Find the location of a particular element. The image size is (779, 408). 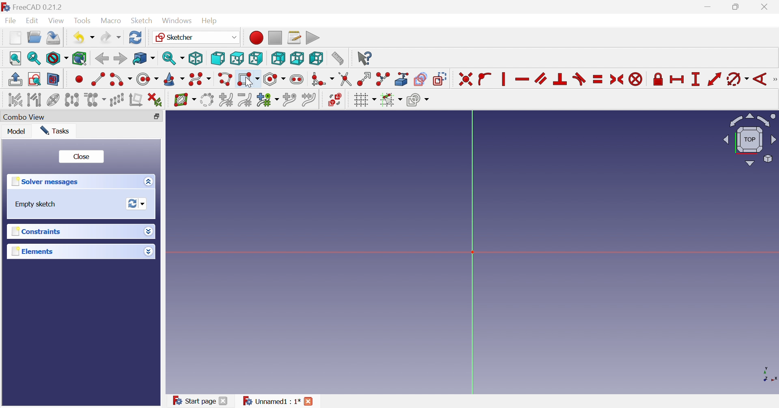

Trim edge is located at coordinates (344, 79).